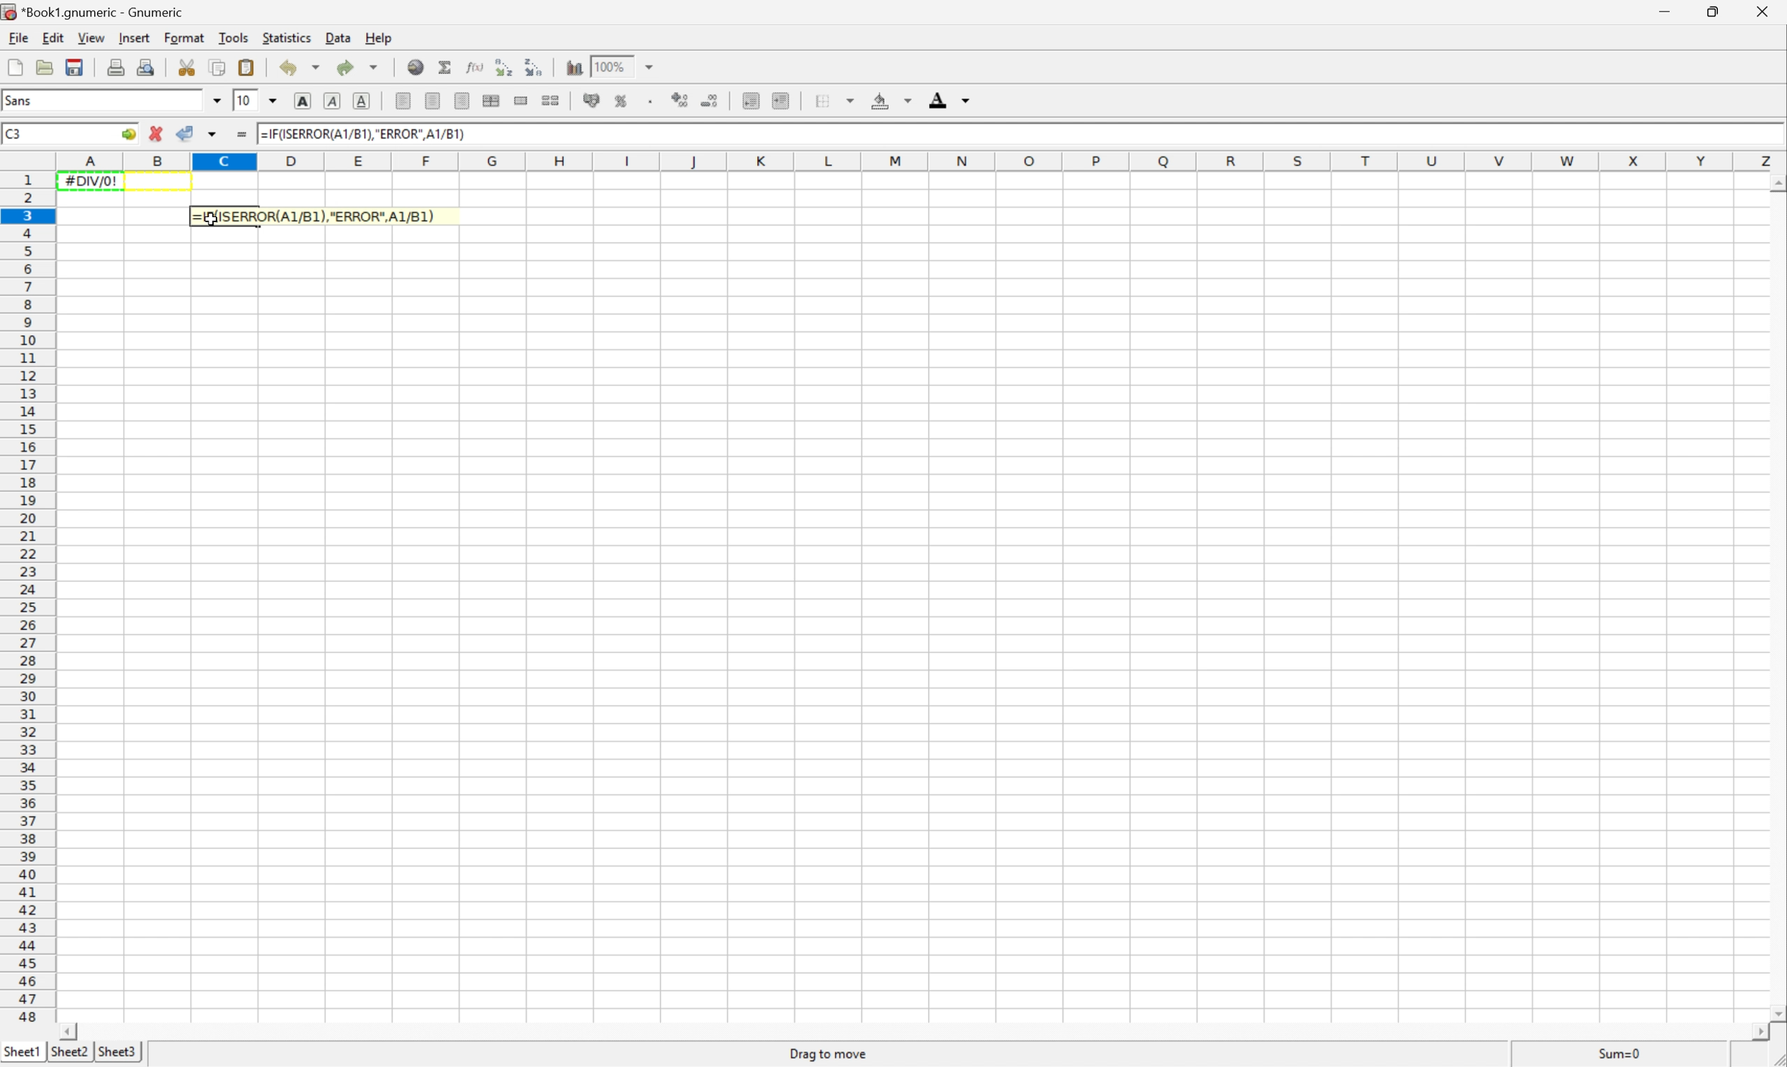 The width and height of the screenshot is (1787, 1067). Describe the element at coordinates (188, 66) in the screenshot. I see `Cut the selection` at that location.